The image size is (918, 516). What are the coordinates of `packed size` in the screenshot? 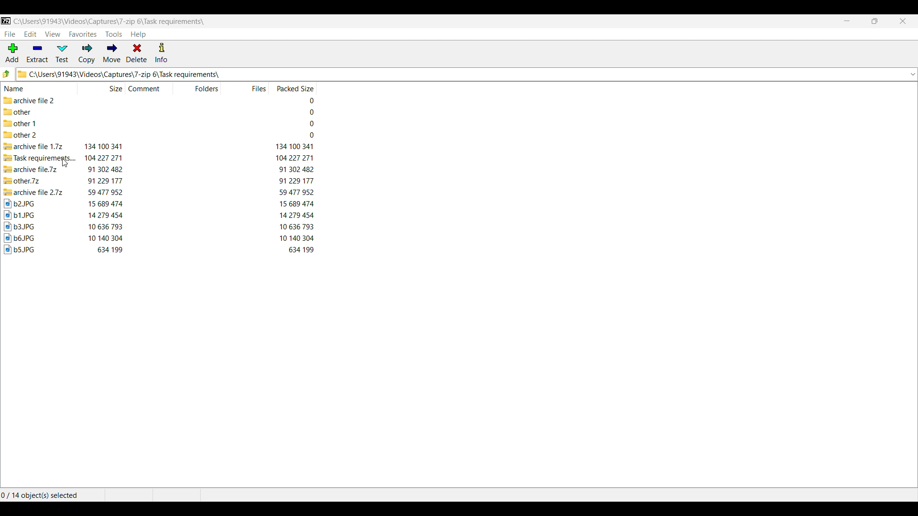 It's located at (292, 204).